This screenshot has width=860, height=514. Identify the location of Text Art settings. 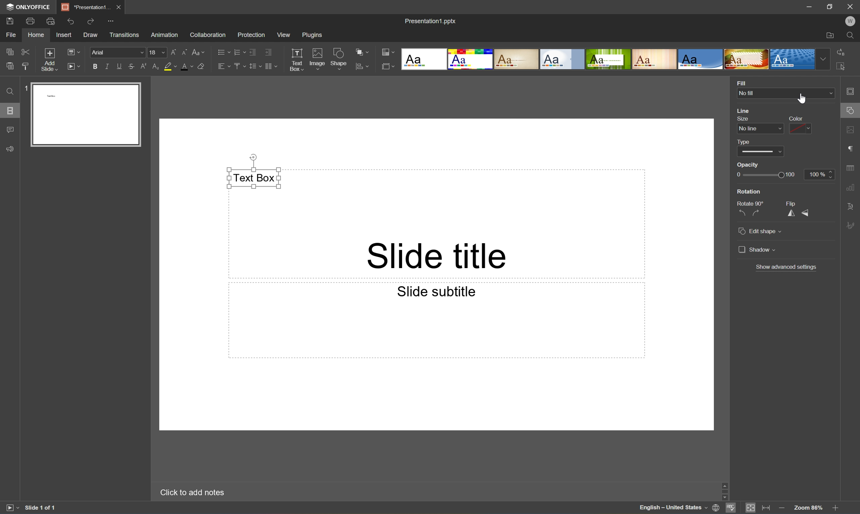
(852, 206).